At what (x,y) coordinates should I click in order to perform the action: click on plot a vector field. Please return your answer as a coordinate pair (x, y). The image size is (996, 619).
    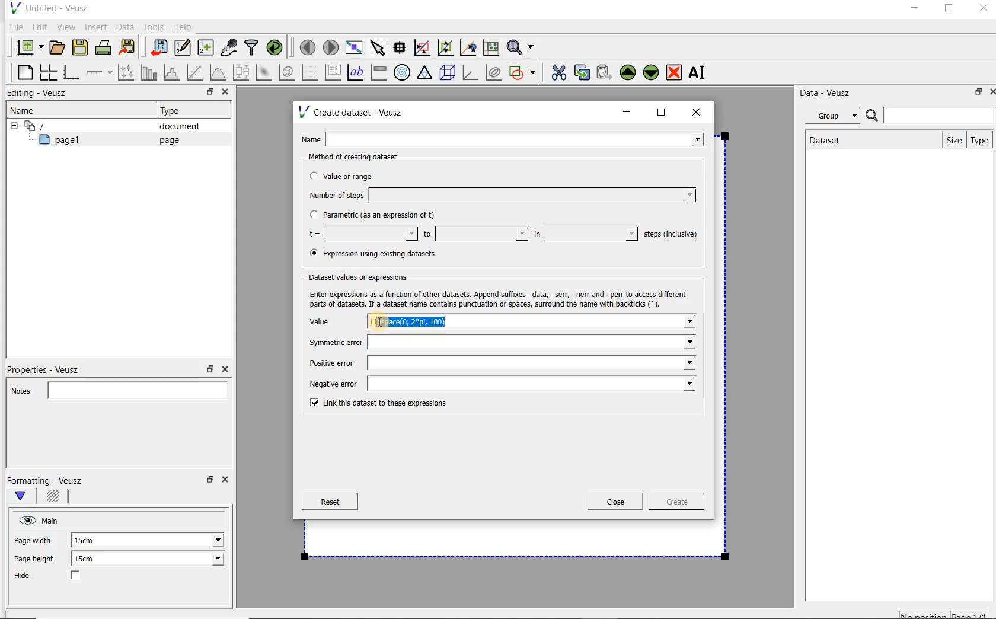
    Looking at the image, I should click on (310, 71).